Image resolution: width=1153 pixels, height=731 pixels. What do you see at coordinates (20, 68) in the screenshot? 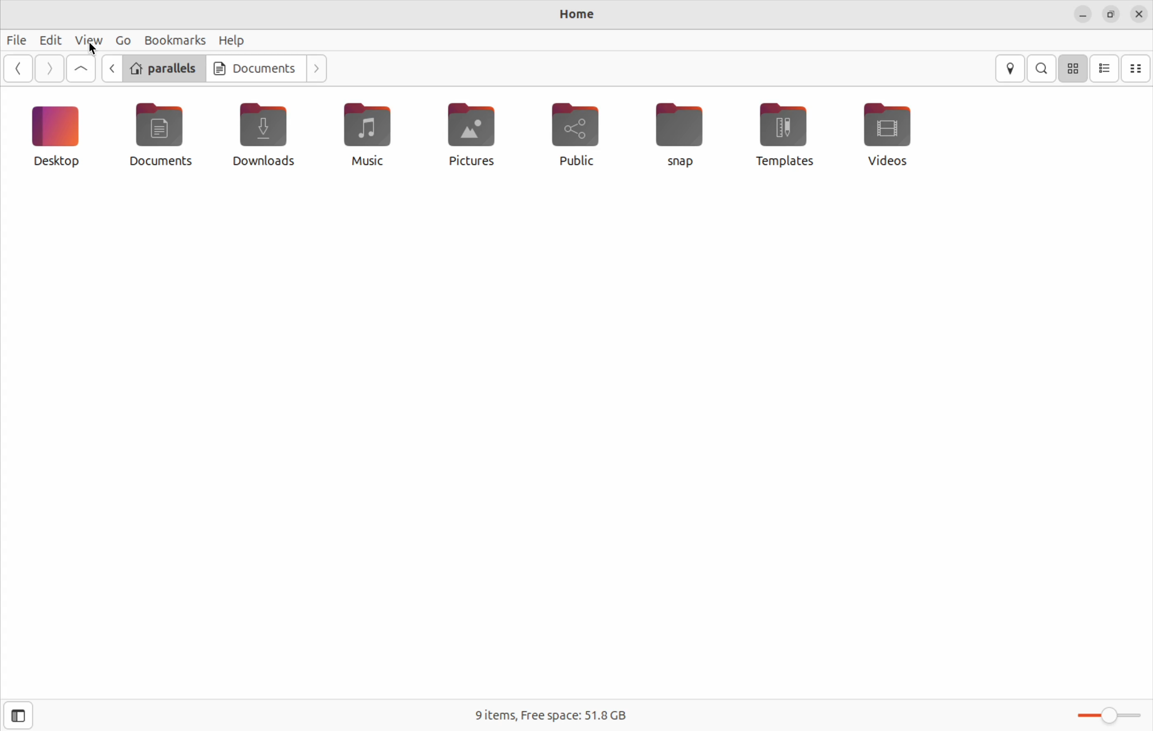
I see `Go back ward` at bounding box center [20, 68].